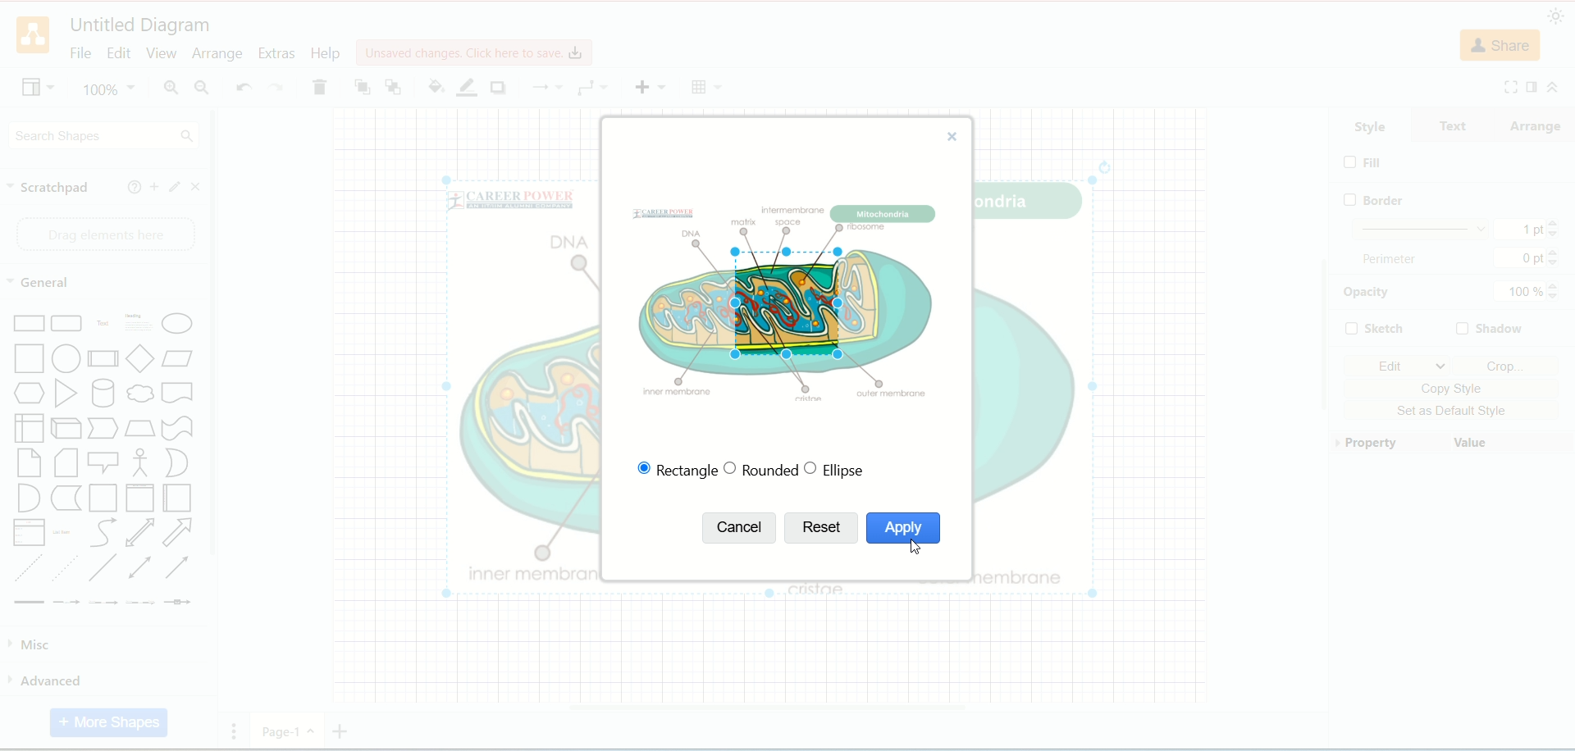  Describe the element at coordinates (1541, 123) in the screenshot. I see `arrange` at that location.